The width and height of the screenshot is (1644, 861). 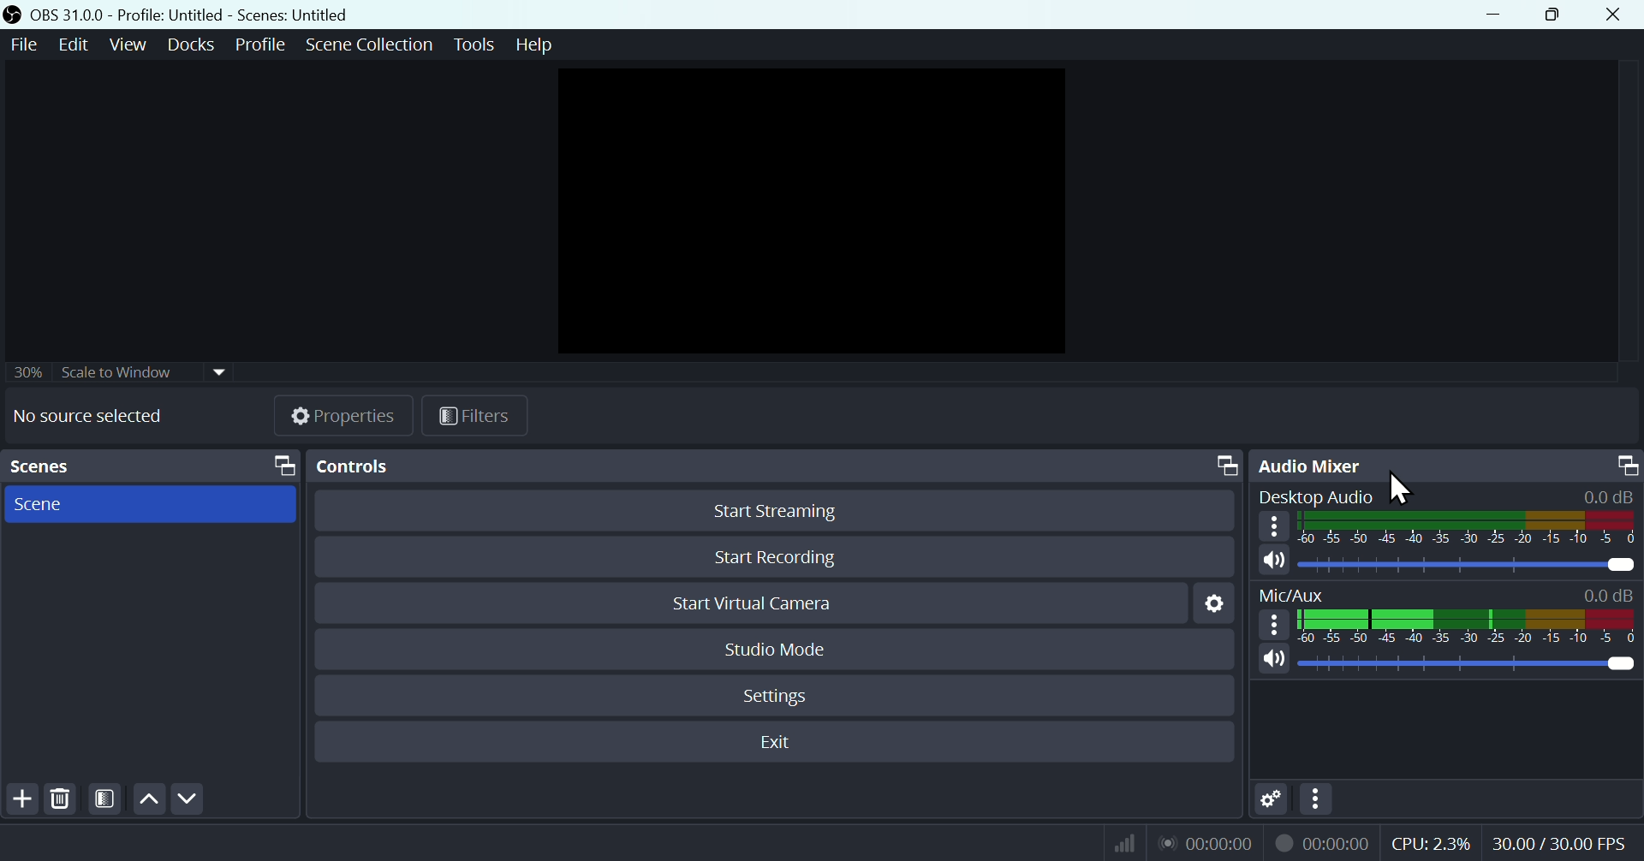 I want to click on Start recording, so click(x=789, y=558).